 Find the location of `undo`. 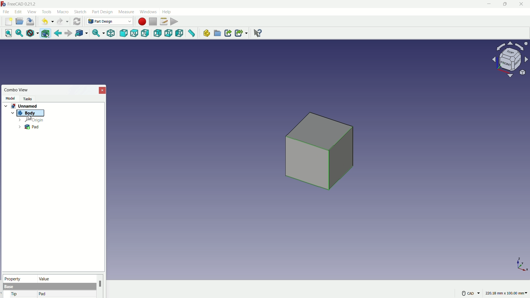

undo is located at coordinates (46, 22).